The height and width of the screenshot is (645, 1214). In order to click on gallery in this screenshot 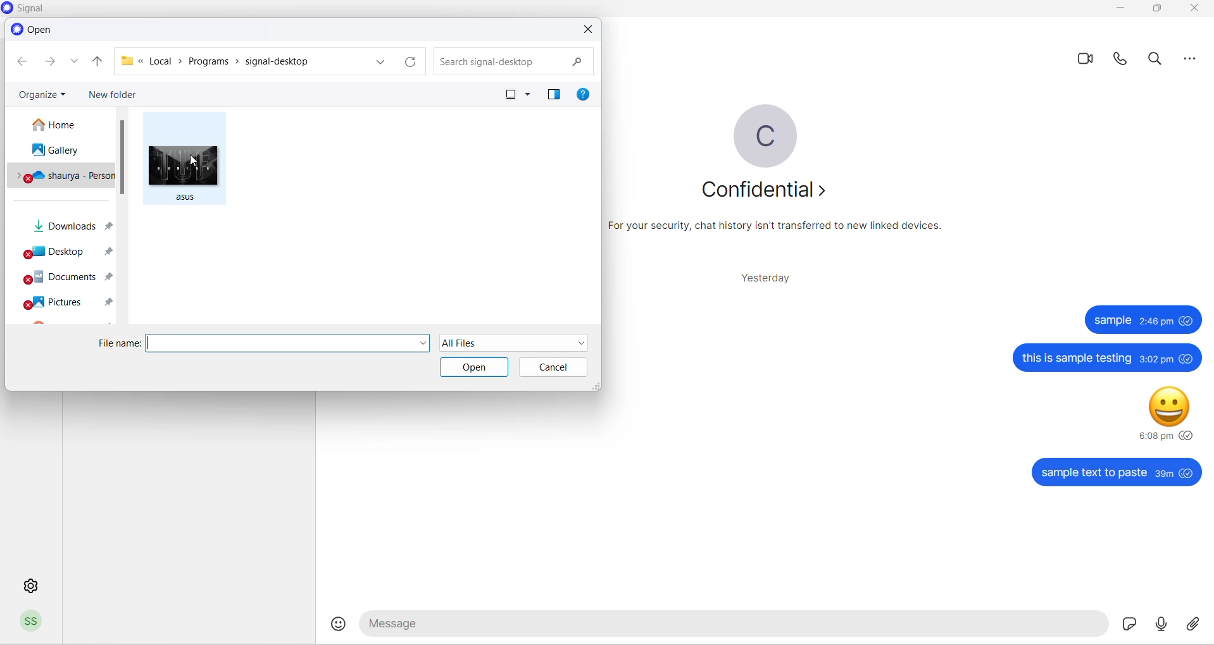, I will do `click(59, 152)`.